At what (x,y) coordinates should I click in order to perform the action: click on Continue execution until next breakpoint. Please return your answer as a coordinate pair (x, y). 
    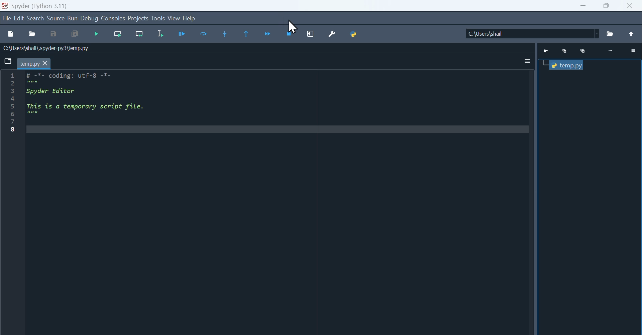
    Looking at the image, I should click on (269, 35).